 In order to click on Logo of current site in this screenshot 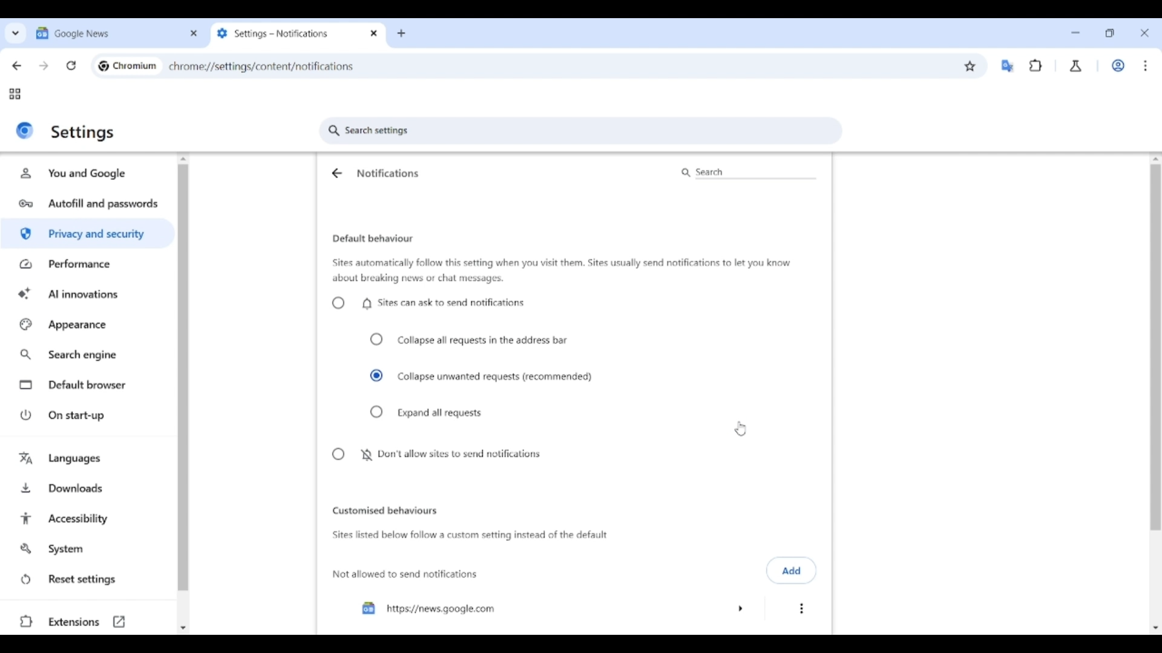, I will do `click(25, 130)`.